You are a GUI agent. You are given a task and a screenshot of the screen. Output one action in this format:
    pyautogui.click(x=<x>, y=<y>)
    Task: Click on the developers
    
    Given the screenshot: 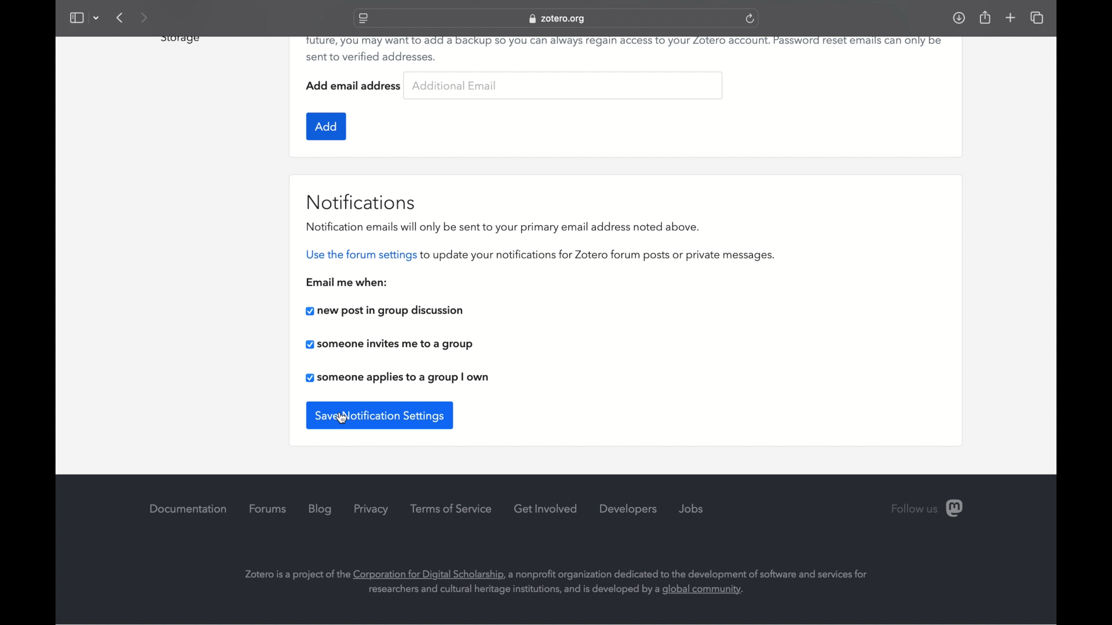 What is the action you would take?
    pyautogui.click(x=629, y=509)
    